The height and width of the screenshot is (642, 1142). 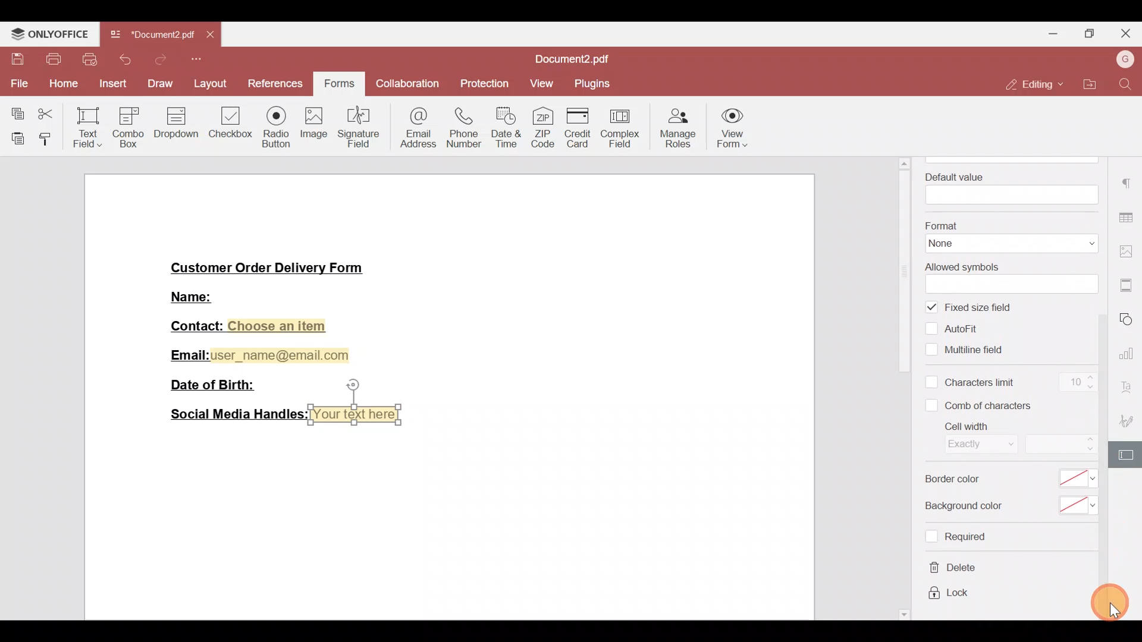 What do you see at coordinates (983, 405) in the screenshot?
I see `Comb of characters` at bounding box center [983, 405].